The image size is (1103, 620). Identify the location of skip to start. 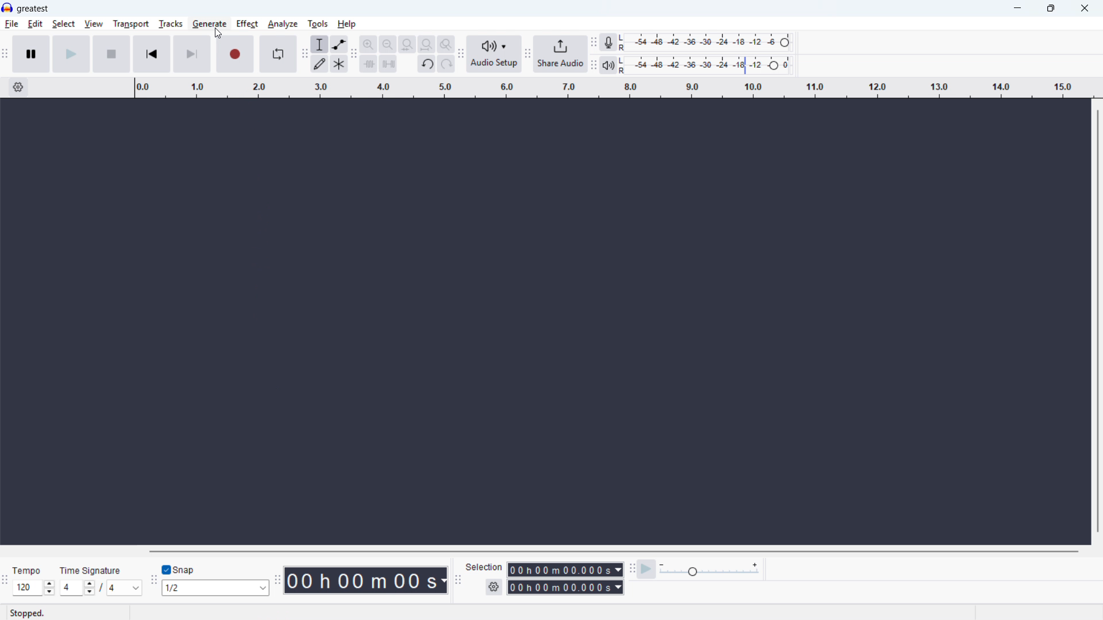
(152, 53).